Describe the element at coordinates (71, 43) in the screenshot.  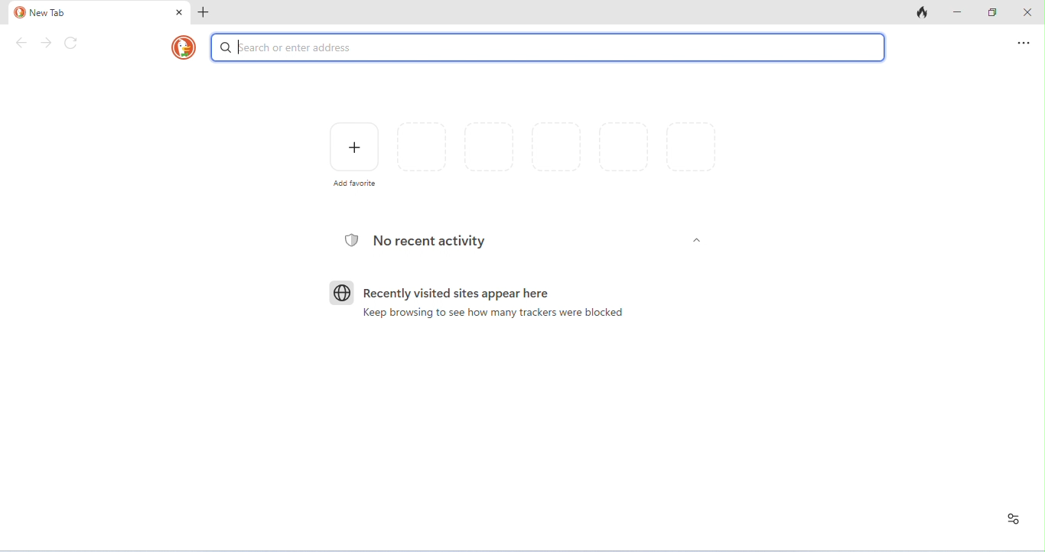
I see `refresh` at that location.